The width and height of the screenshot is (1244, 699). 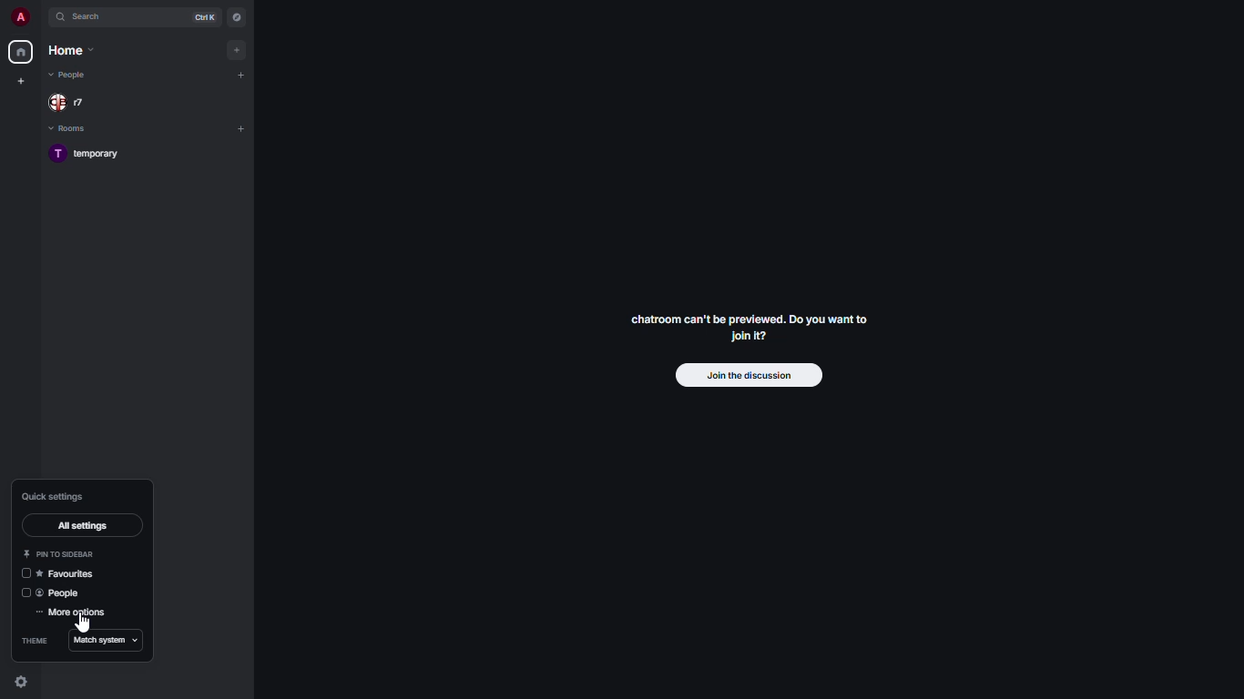 I want to click on home, so click(x=69, y=50).